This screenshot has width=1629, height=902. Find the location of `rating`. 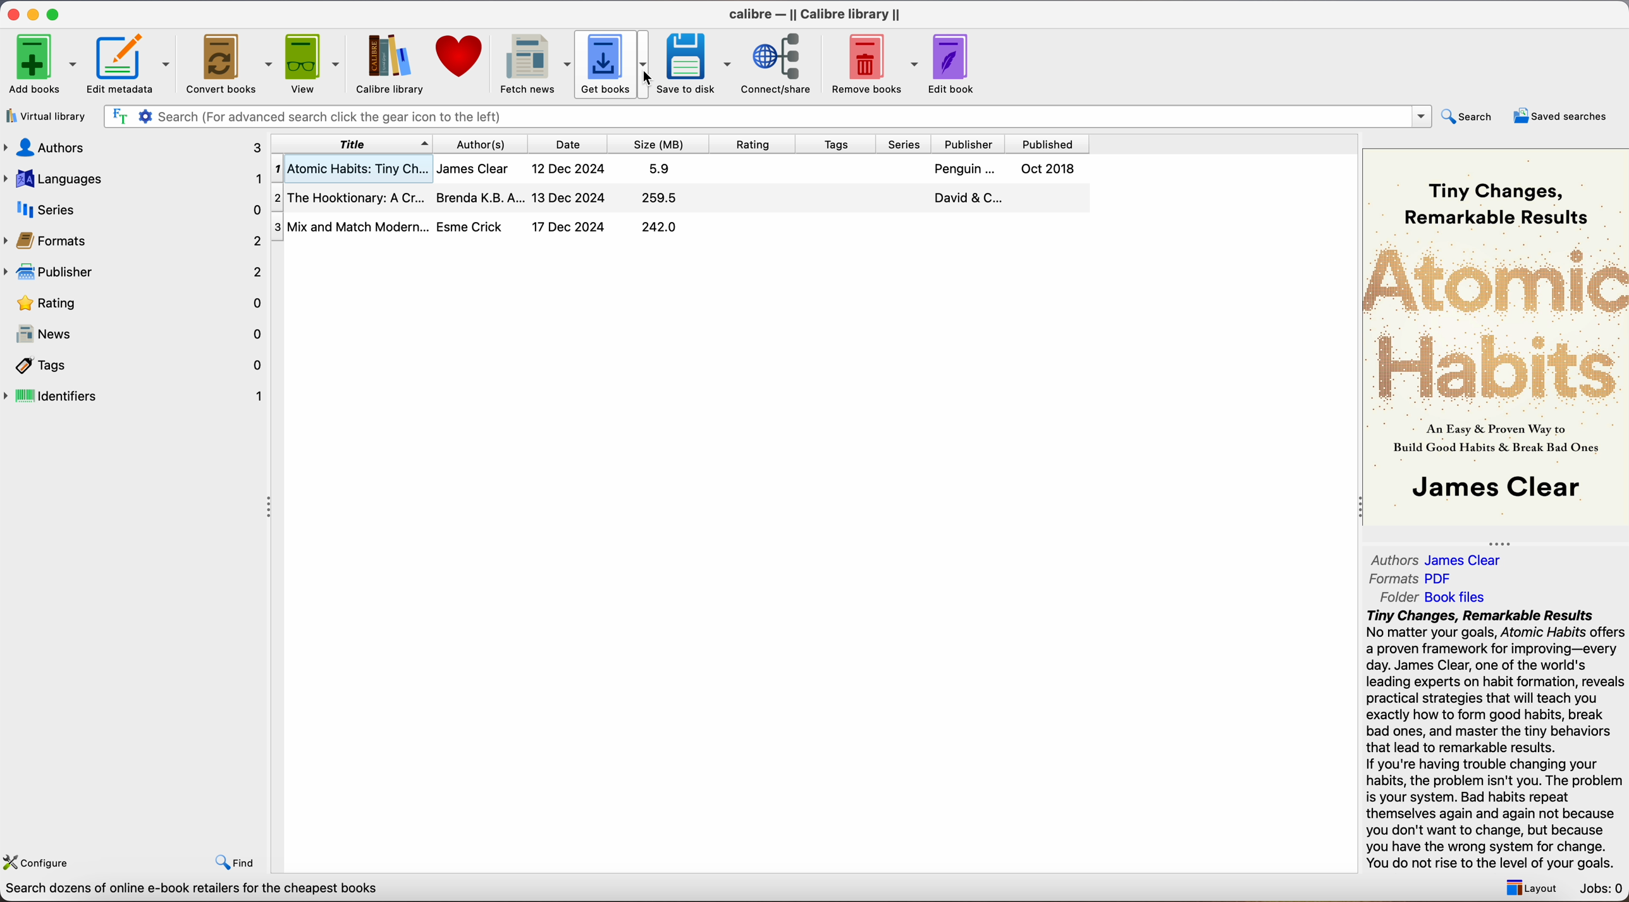

rating is located at coordinates (753, 144).